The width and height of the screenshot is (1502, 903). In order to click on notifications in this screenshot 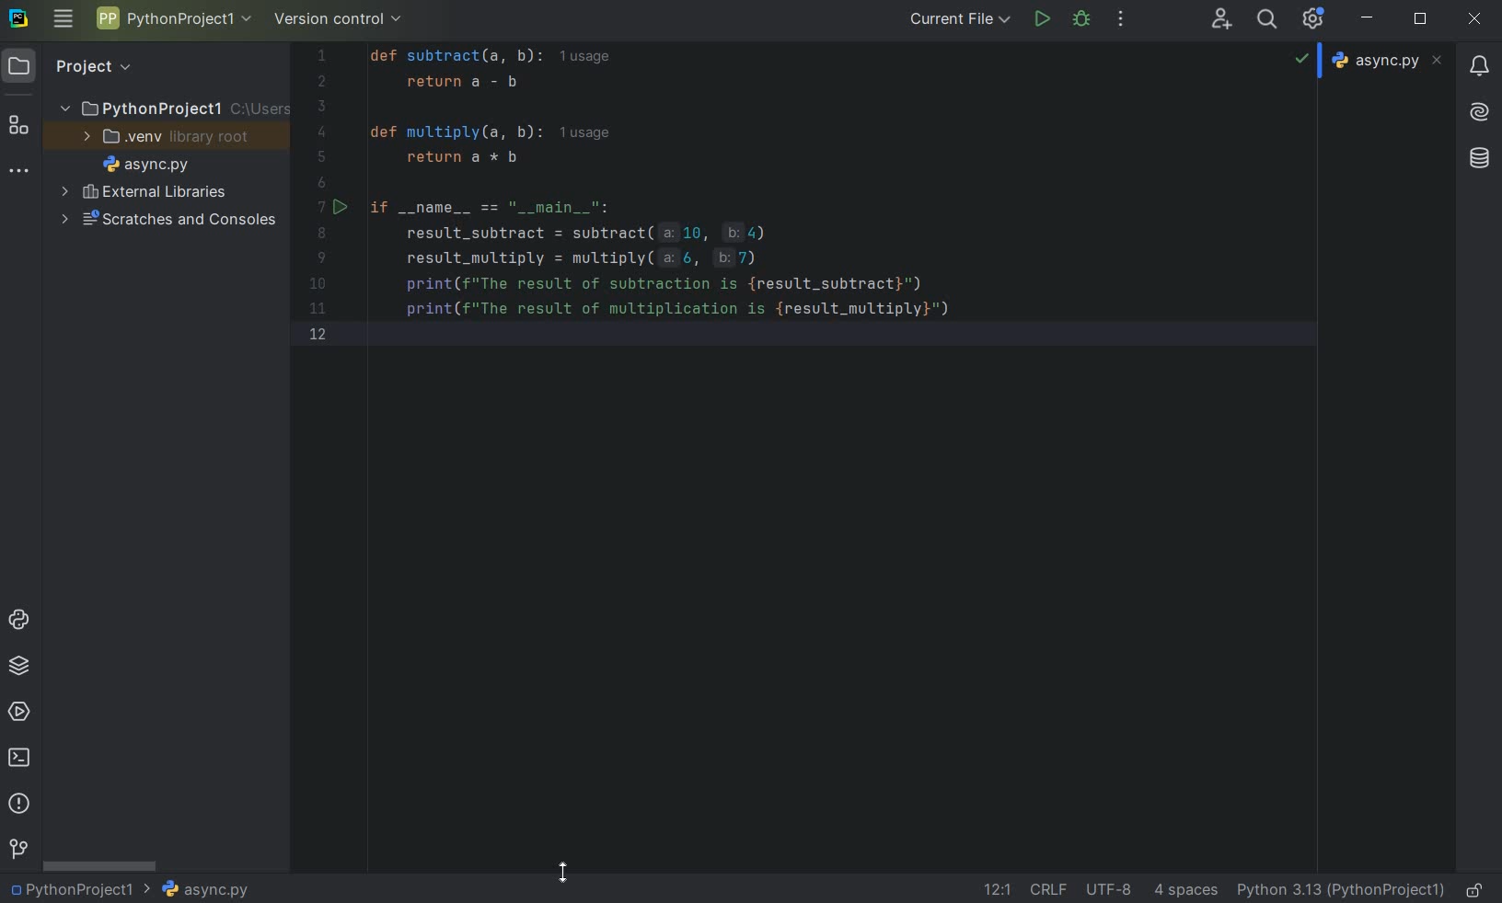, I will do `click(1481, 68)`.